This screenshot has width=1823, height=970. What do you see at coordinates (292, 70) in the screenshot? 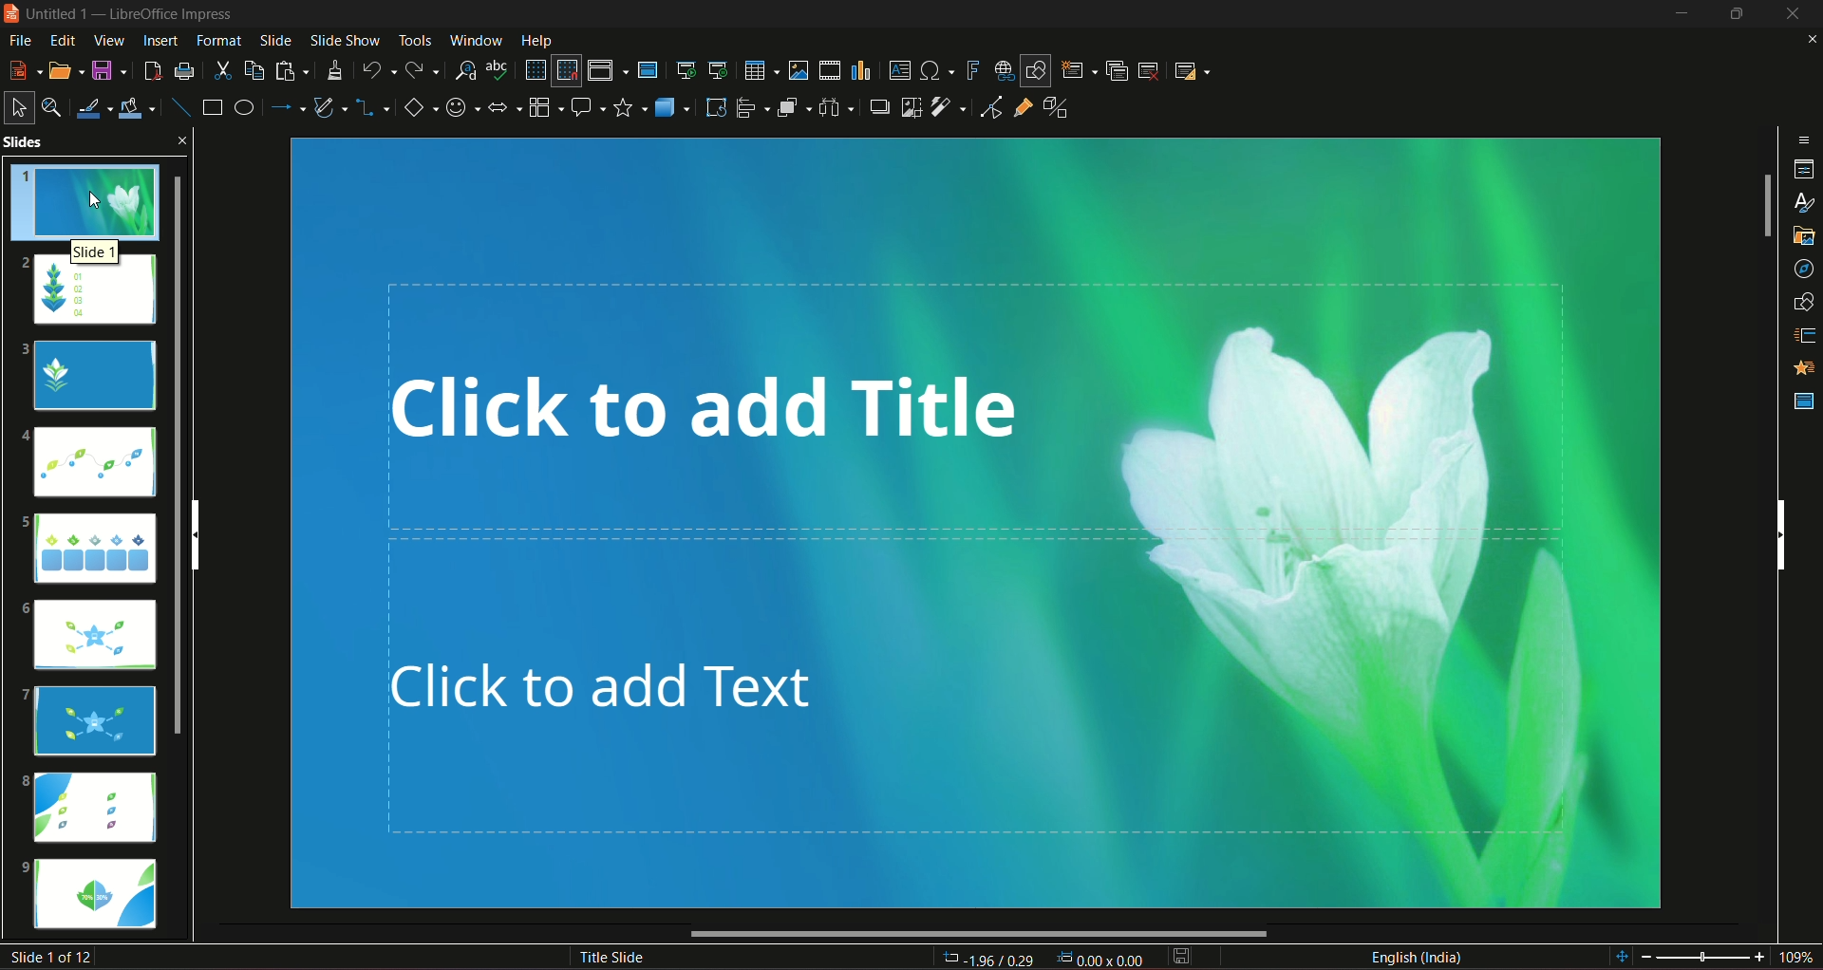
I see `paste` at bounding box center [292, 70].